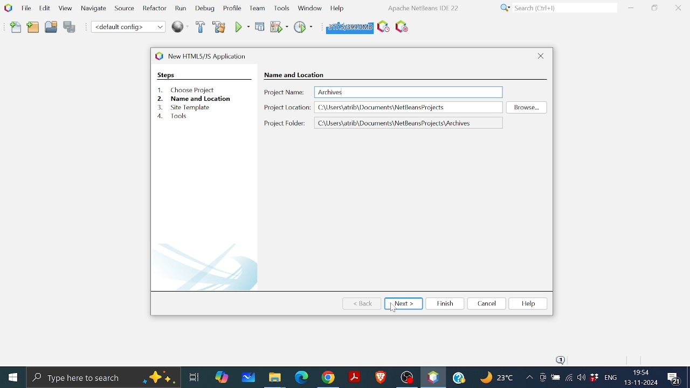  I want to click on Next, so click(403, 303).